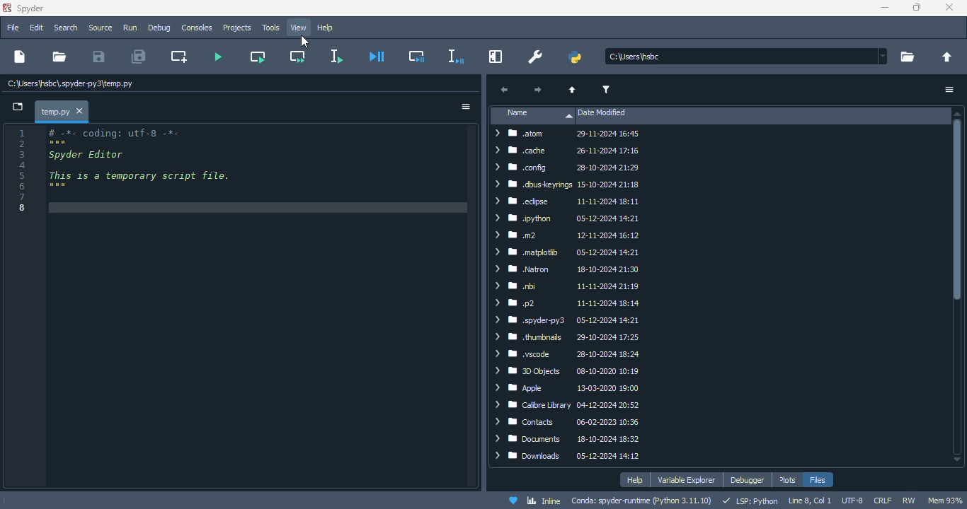 This screenshot has width=967, height=509. Describe the element at coordinates (6, 8) in the screenshot. I see `logo` at that location.